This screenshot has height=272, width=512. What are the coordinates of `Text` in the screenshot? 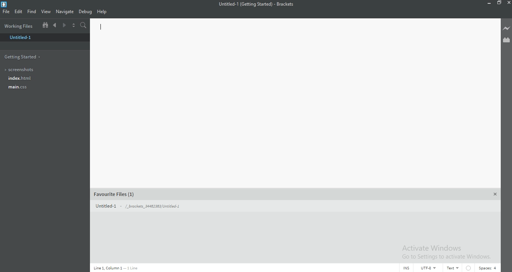 It's located at (452, 269).